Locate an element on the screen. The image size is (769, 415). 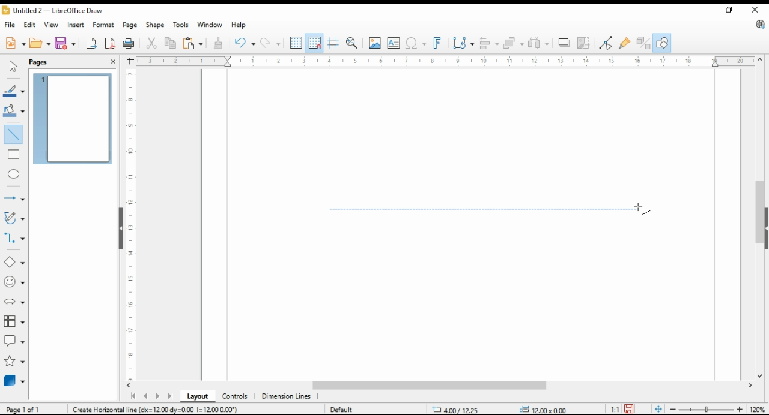
show gluepoint functions is located at coordinates (624, 43).